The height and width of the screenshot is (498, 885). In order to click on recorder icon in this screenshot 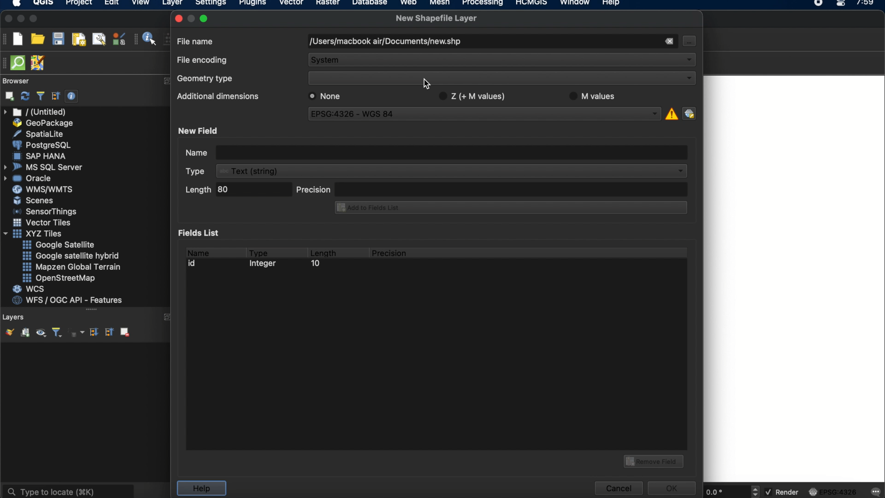, I will do `click(820, 4)`.